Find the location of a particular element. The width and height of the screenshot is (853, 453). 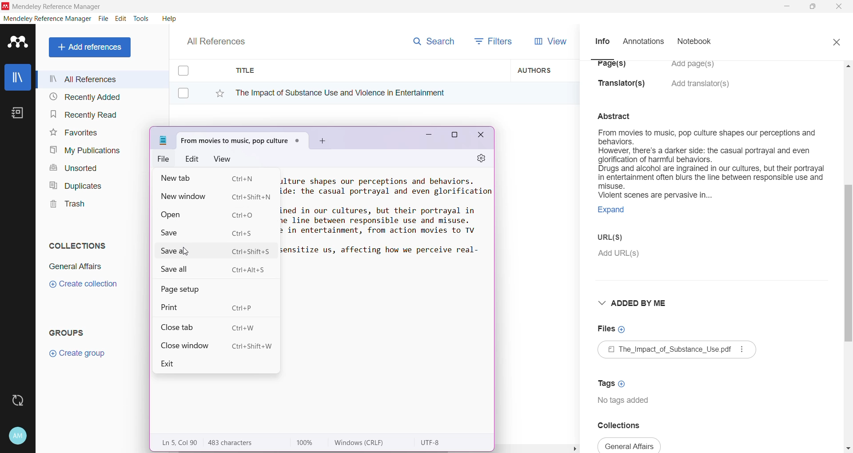

Add References is located at coordinates (92, 47).